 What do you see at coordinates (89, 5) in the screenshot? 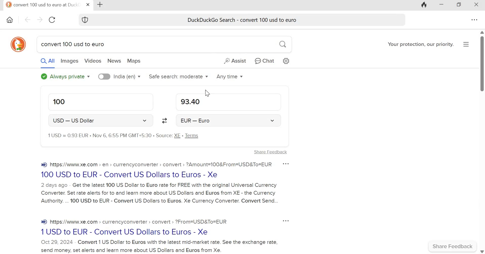
I see `close tab` at bounding box center [89, 5].